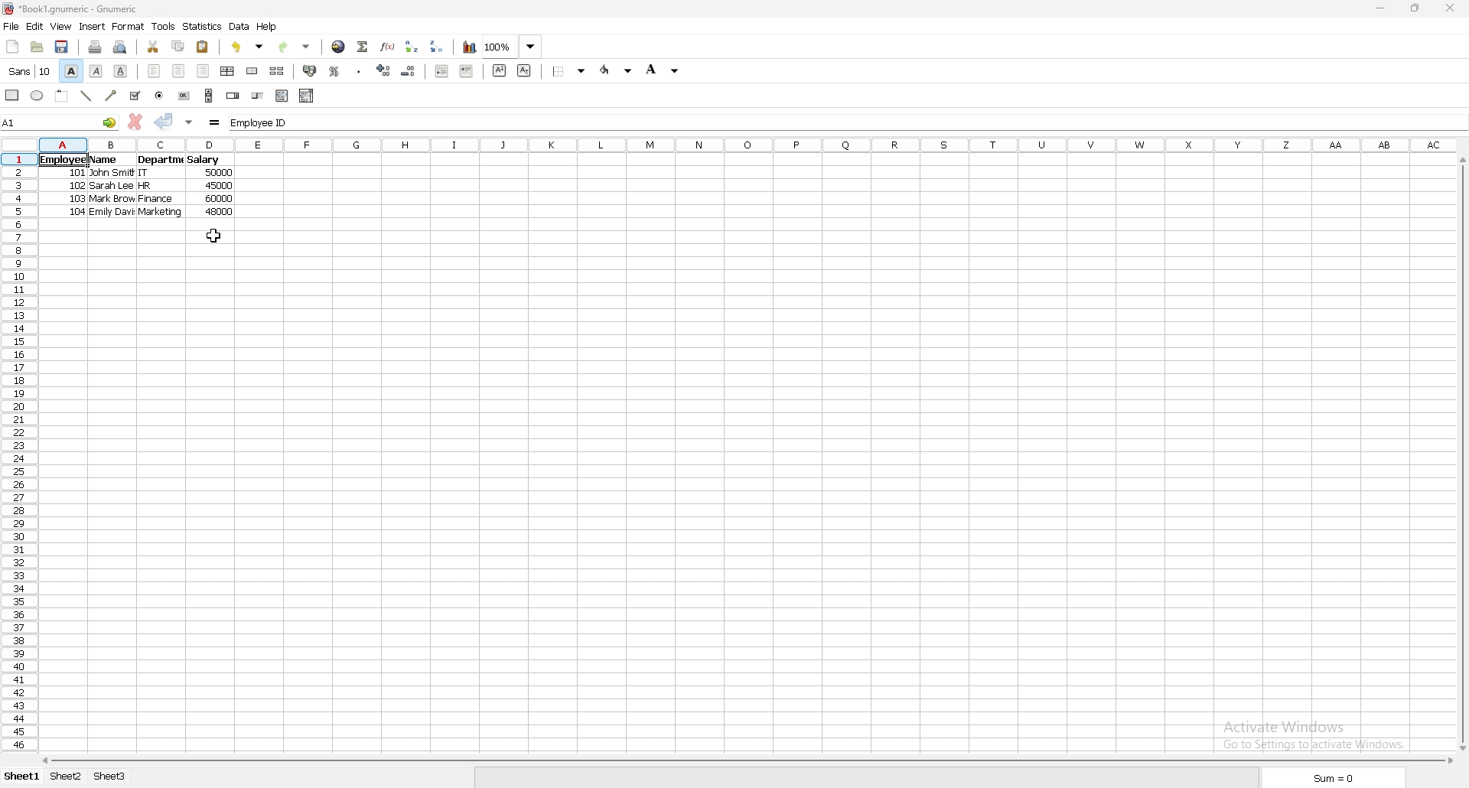 The width and height of the screenshot is (1469, 788). What do you see at coordinates (112, 200) in the screenshot?
I see `mark brow` at bounding box center [112, 200].